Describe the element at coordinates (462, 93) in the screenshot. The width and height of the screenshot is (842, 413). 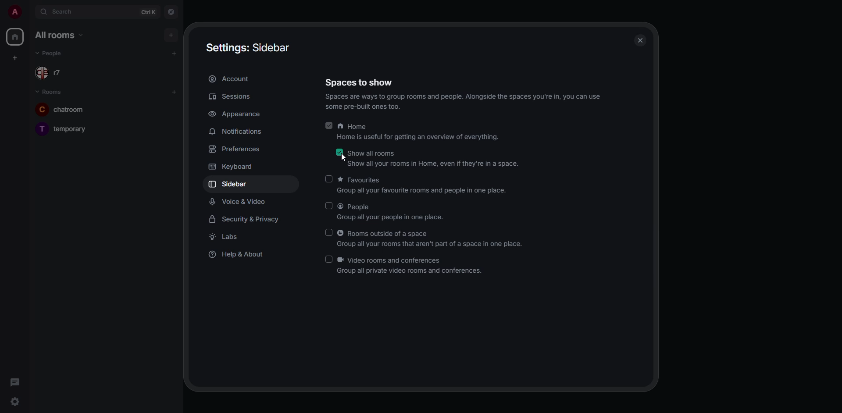
I see `spaces to show` at that location.